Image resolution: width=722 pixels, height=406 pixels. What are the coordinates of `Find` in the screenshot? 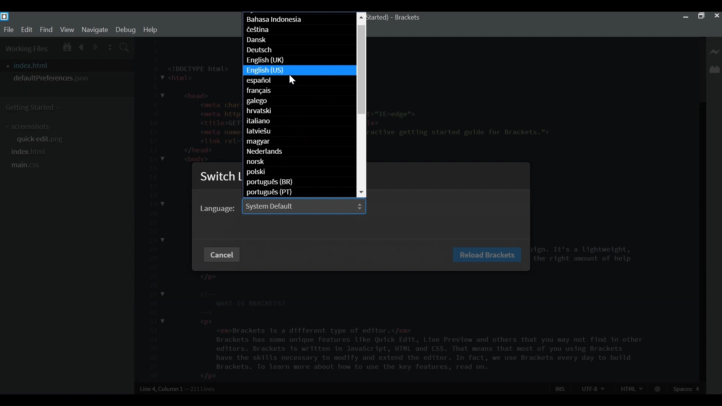 It's located at (46, 29).